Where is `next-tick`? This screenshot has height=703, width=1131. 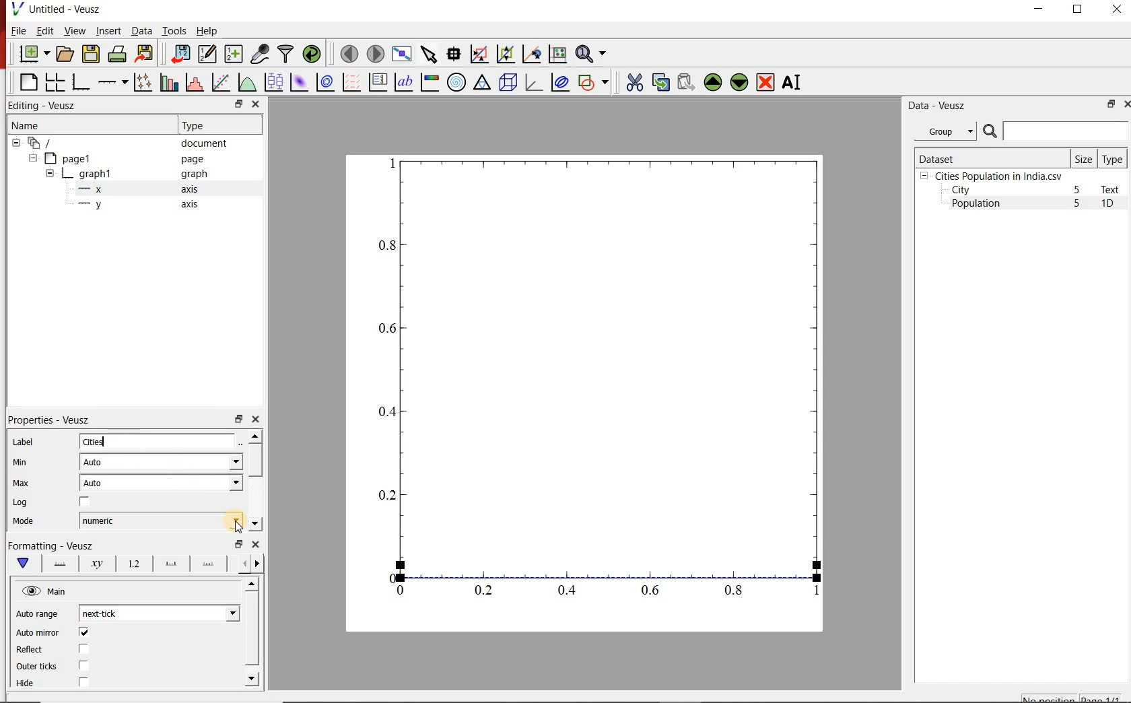 next-tick is located at coordinates (158, 613).